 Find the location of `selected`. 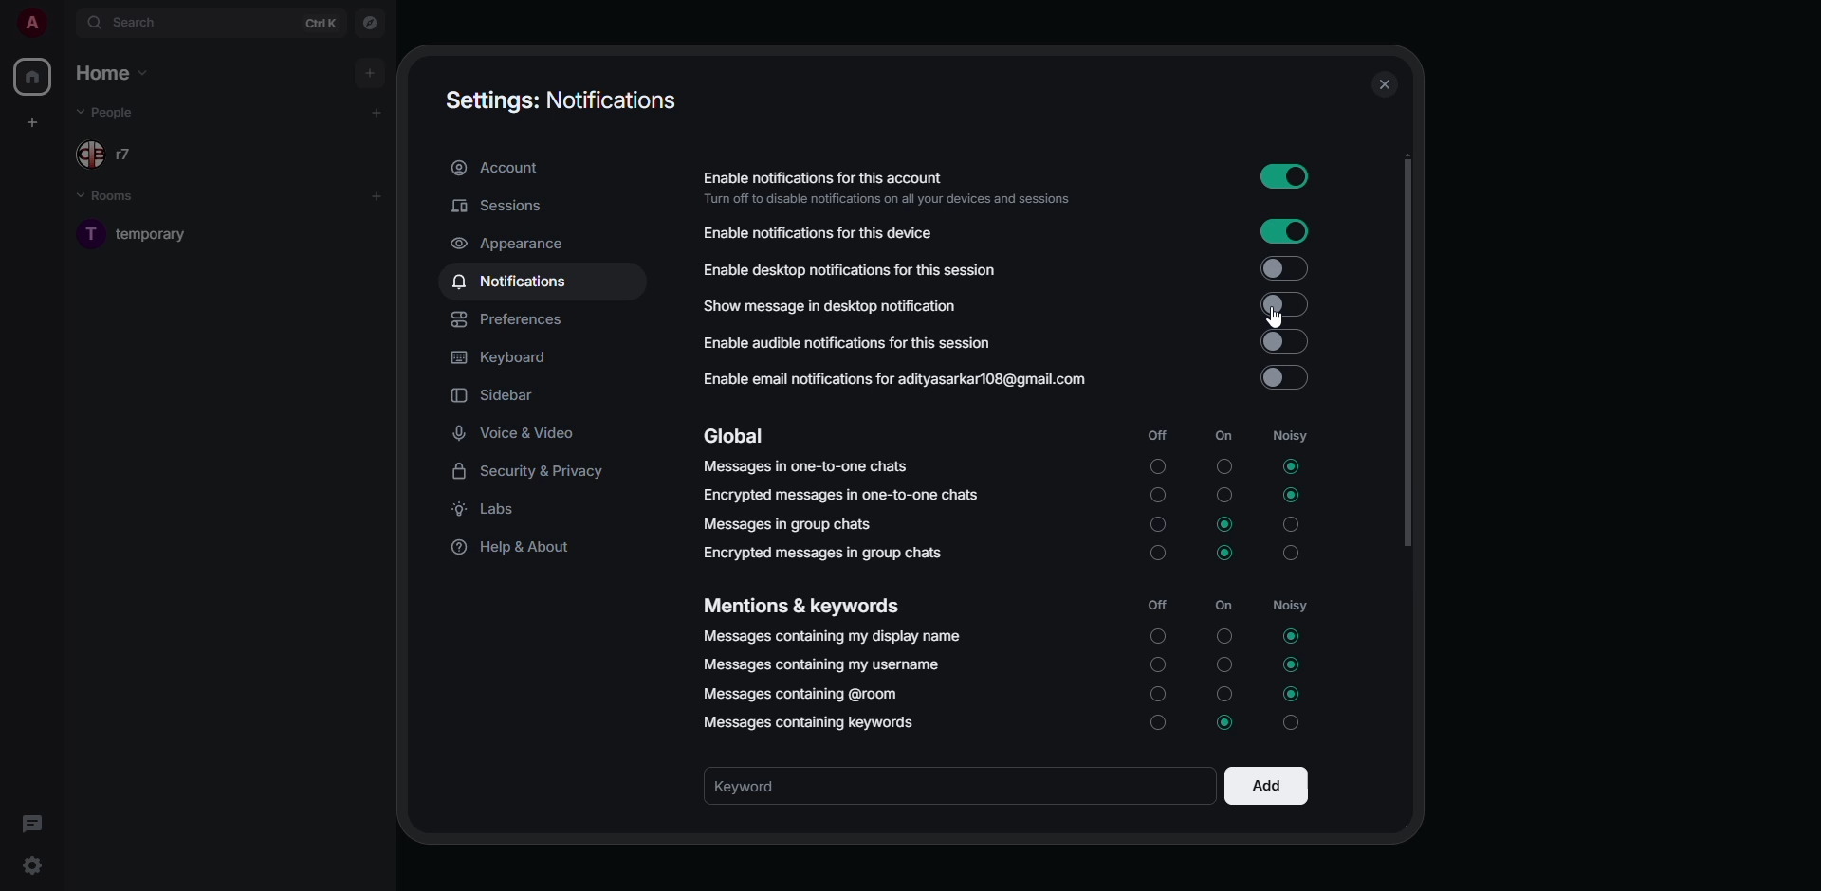

selected is located at coordinates (1289, 695).